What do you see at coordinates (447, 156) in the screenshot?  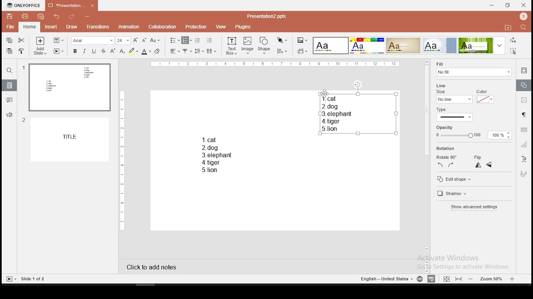 I see `rotate 90` at bounding box center [447, 156].